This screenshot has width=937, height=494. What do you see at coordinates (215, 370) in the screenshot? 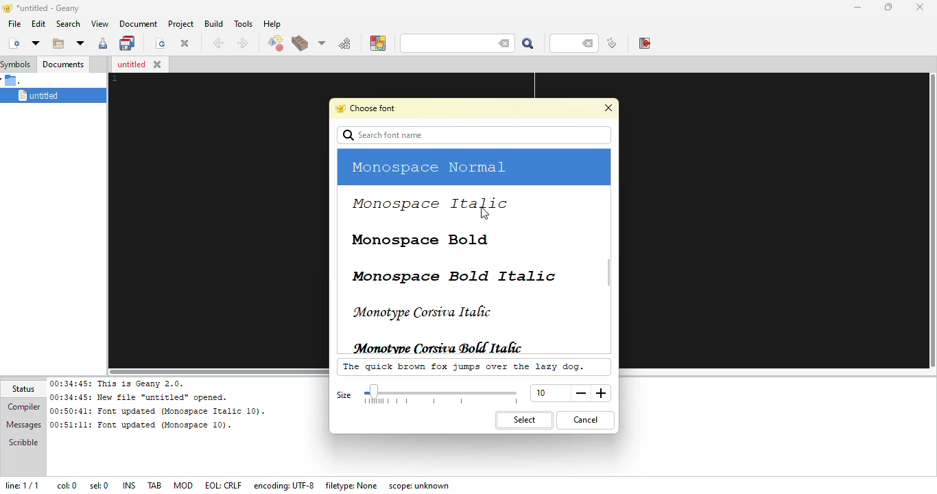
I see `horizontal scroll bar` at bounding box center [215, 370].